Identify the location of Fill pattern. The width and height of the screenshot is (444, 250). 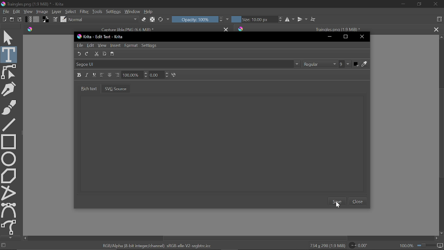
(36, 19).